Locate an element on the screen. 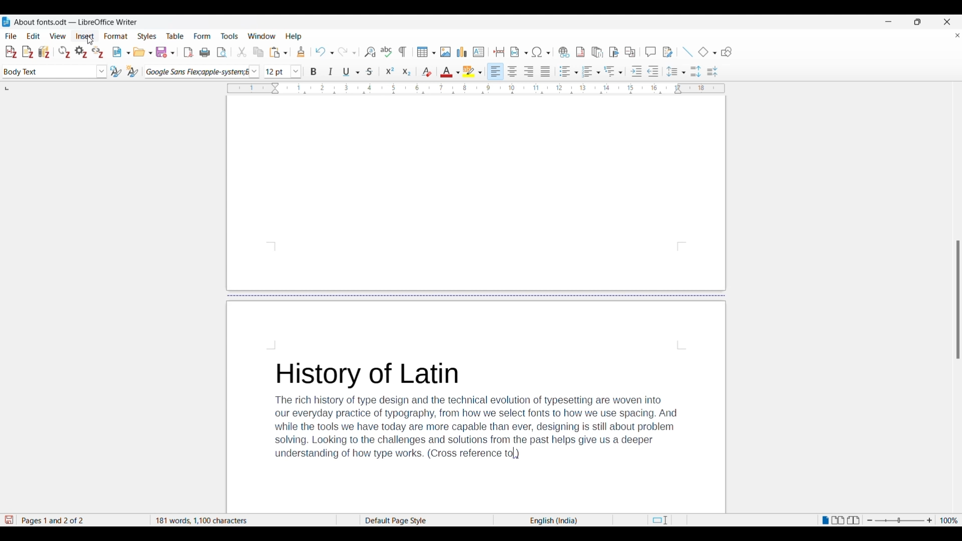  Align left, current selection highlighted is located at coordinates (496, 71).